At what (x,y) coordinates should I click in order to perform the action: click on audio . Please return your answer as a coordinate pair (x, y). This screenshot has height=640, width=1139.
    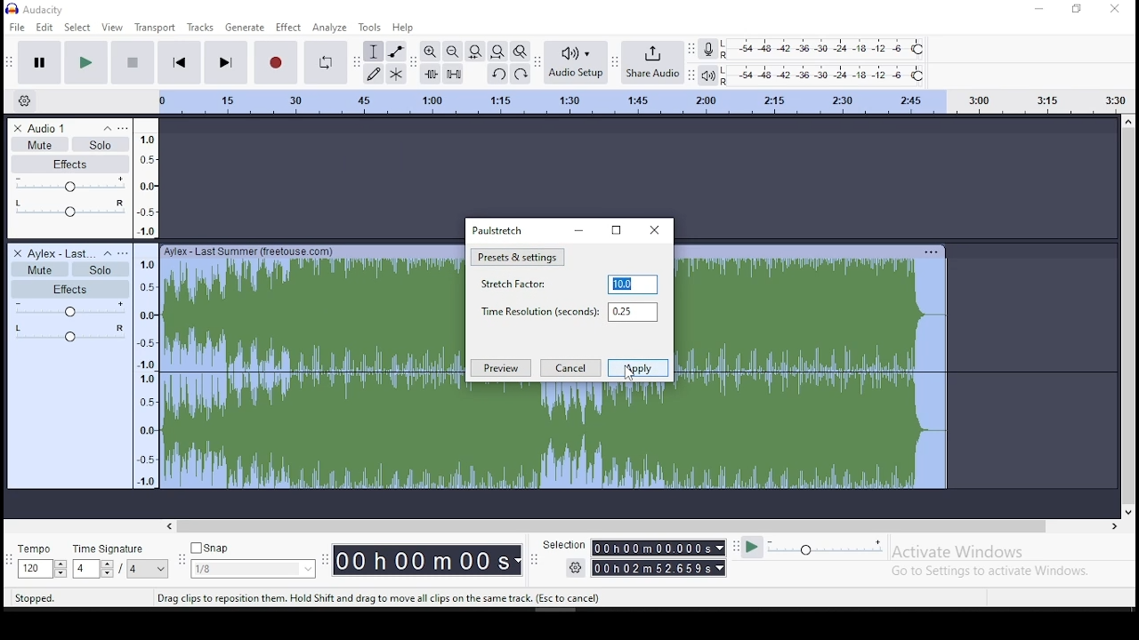
    Looking at the image, I should click on (53, 128).